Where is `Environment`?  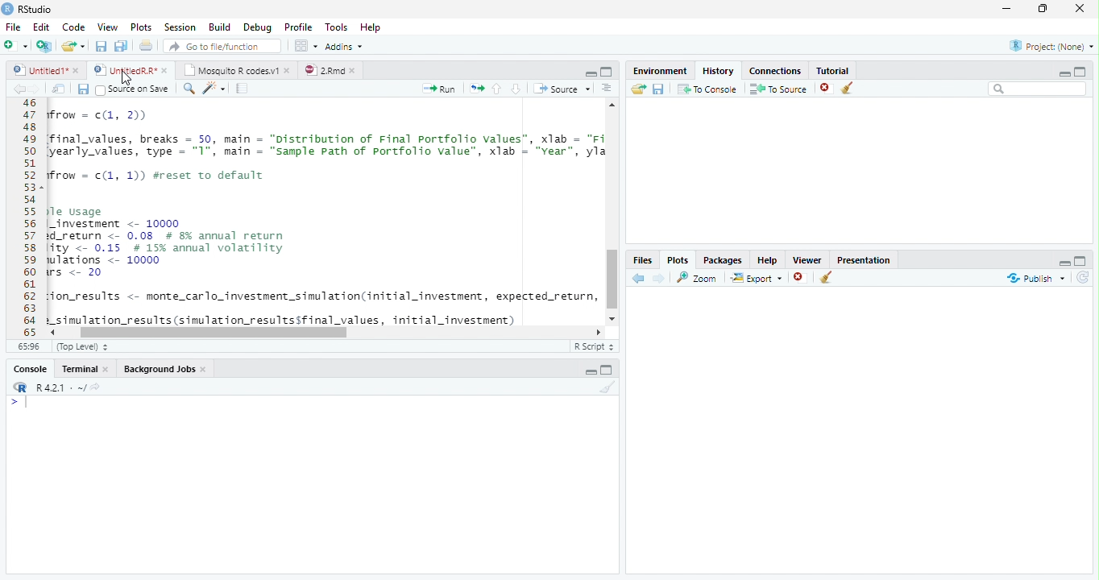
Environment is located at coordinates (660, 68).